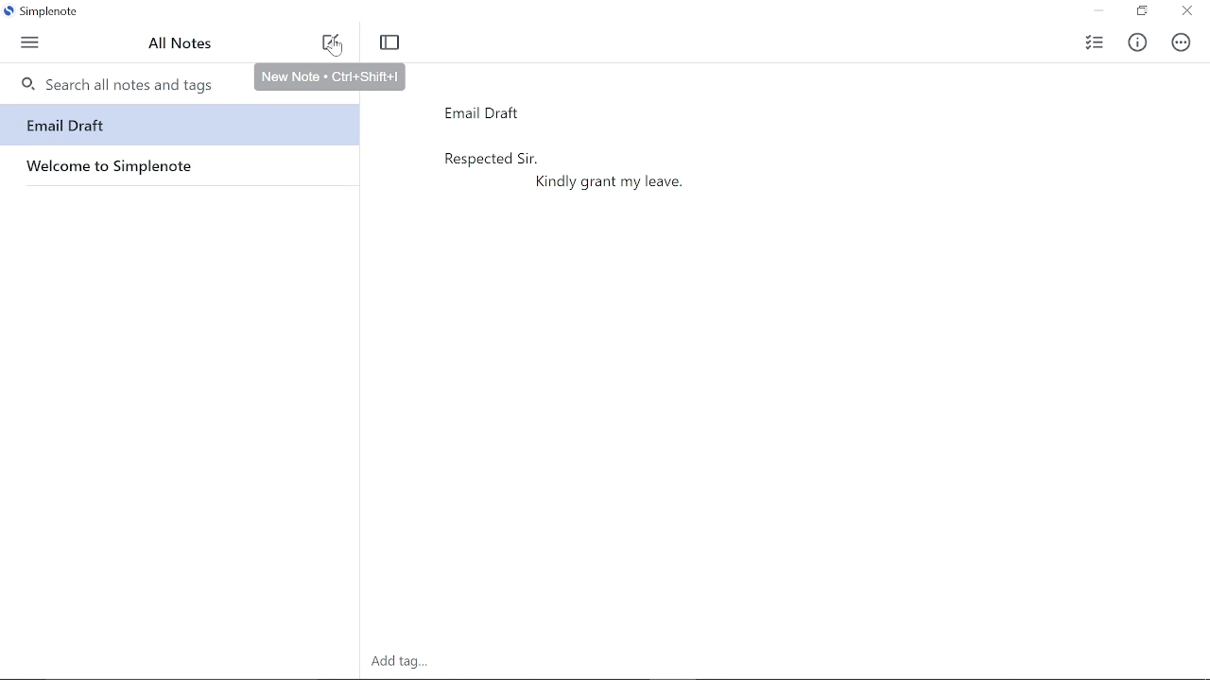  What do you see at coordinates (1187, 12) in the screenshot?
I see `Close` at bounding box center [1187, 12].